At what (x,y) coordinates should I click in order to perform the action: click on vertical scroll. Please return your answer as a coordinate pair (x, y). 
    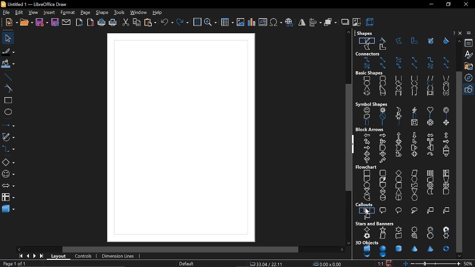
    Looking at the image, I should click on (383, 236).